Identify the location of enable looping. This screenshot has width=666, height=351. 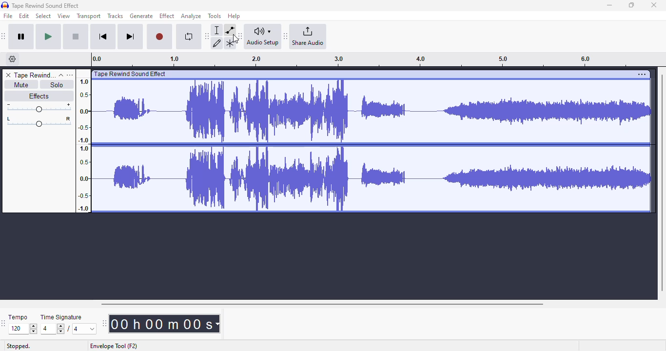
(188, 37).